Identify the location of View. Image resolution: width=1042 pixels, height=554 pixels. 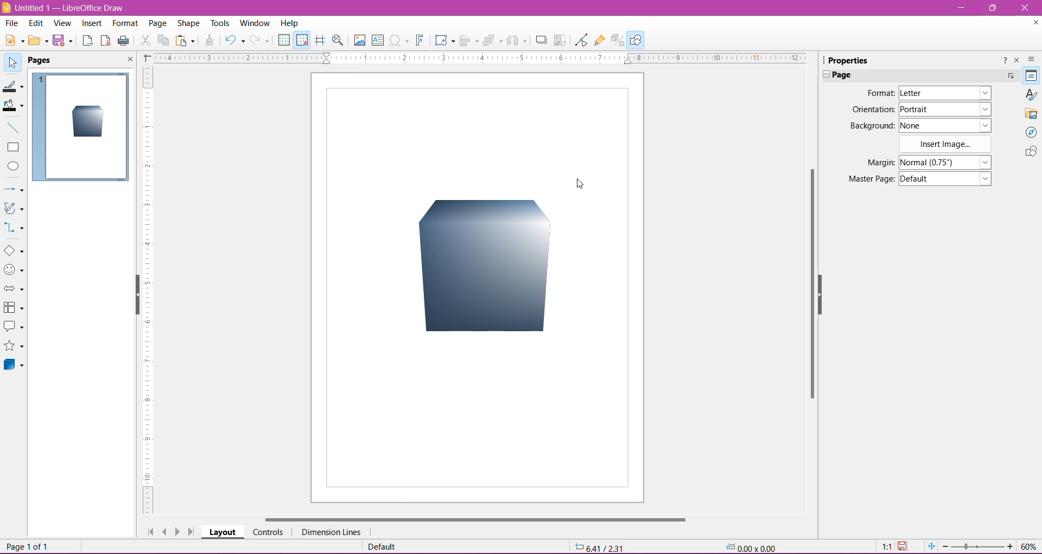
(63, 24).